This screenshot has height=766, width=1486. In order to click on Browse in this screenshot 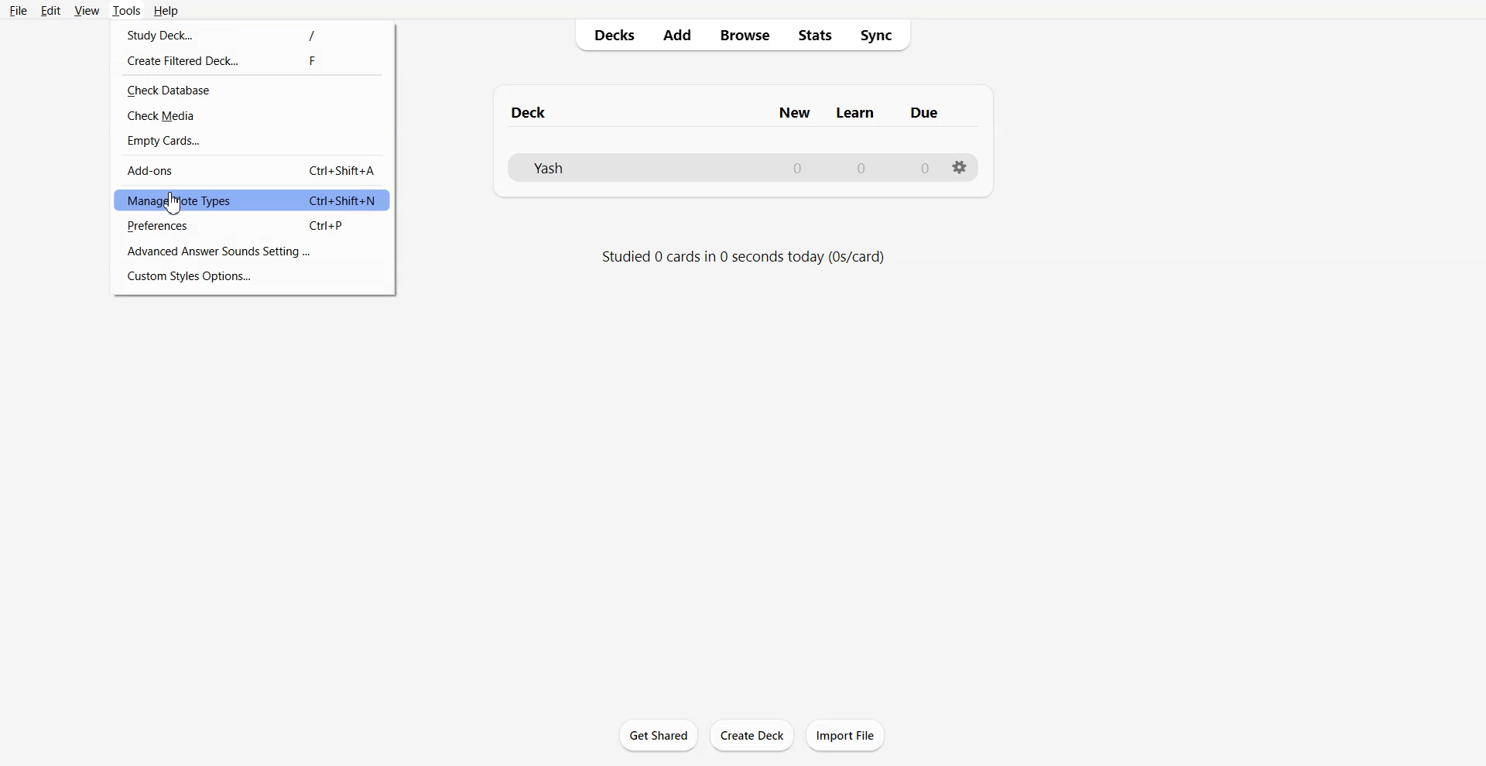, I will do `click(744, 35)`.